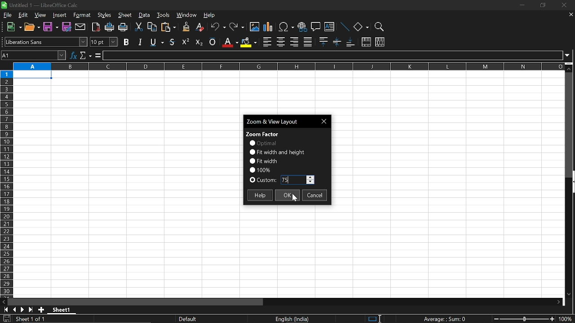 The height and width of the screenshot is (323, 575). Describe the element at coordinates (380, 42) in the screenshot. I see `unmerge cells` at that location.